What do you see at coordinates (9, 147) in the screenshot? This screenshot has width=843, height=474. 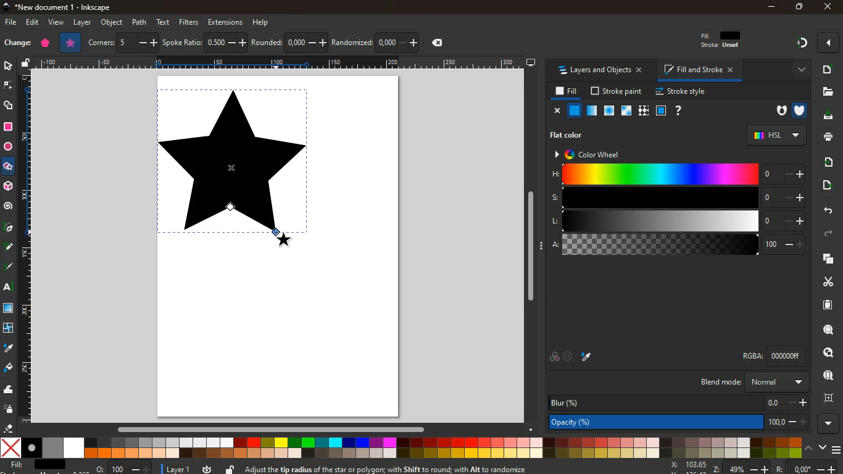 I see `circle` at bounding box center [9, 147].